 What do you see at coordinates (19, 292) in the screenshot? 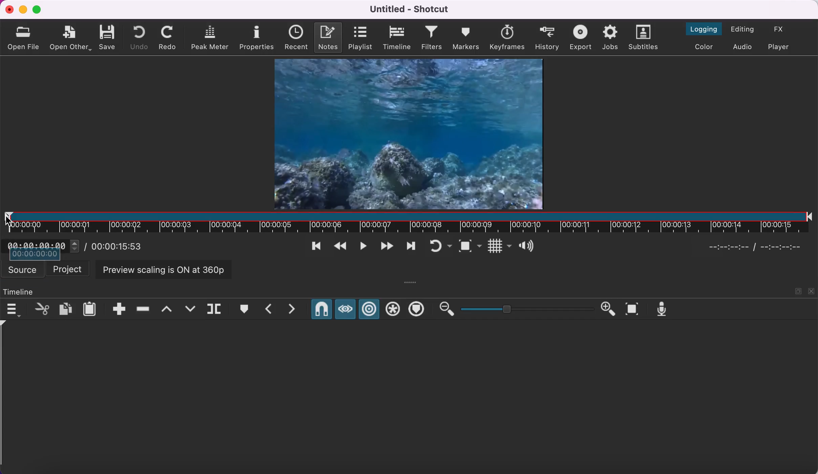
I see `timeline panel` at bounding box center [19, 292].